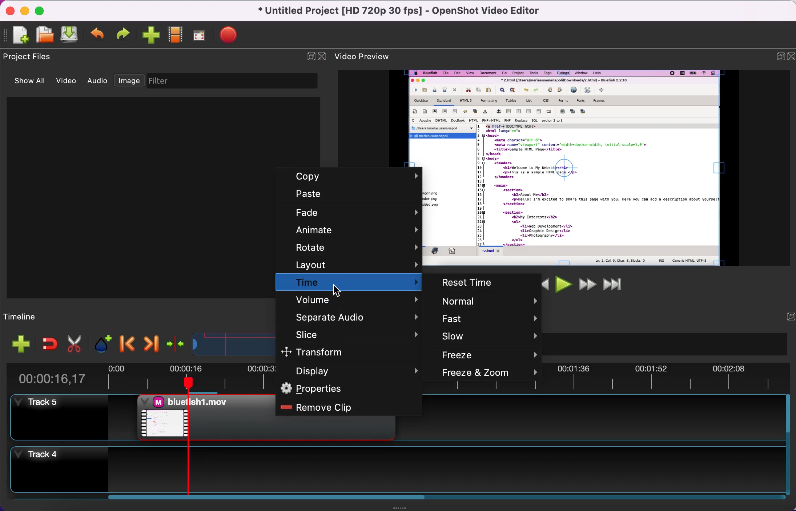  I want to click on video clip, so click(271, 498).